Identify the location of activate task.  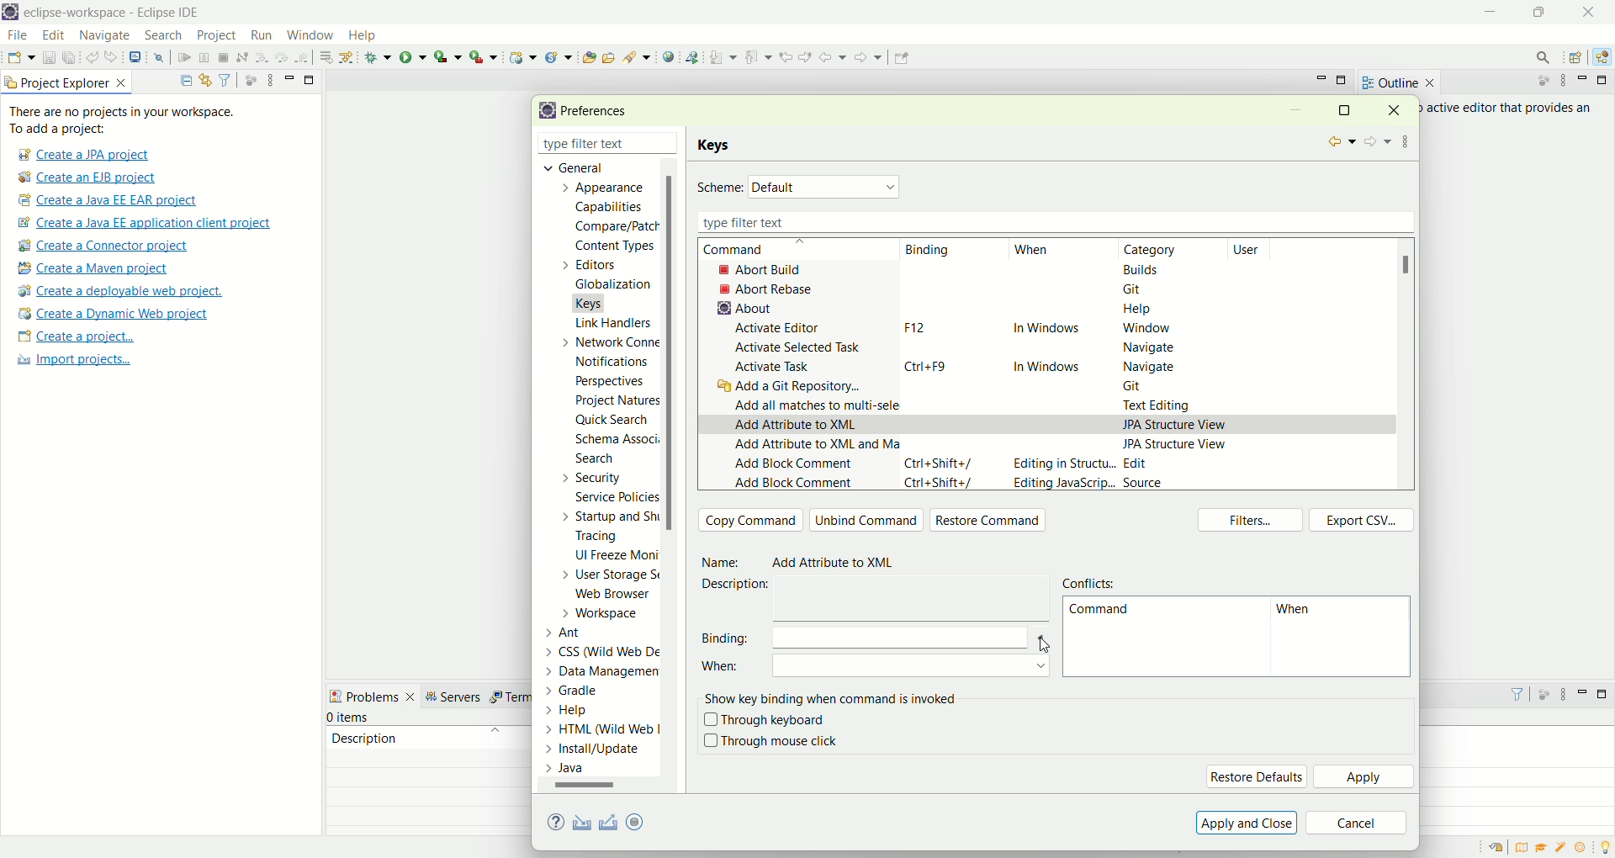
(774, 368).